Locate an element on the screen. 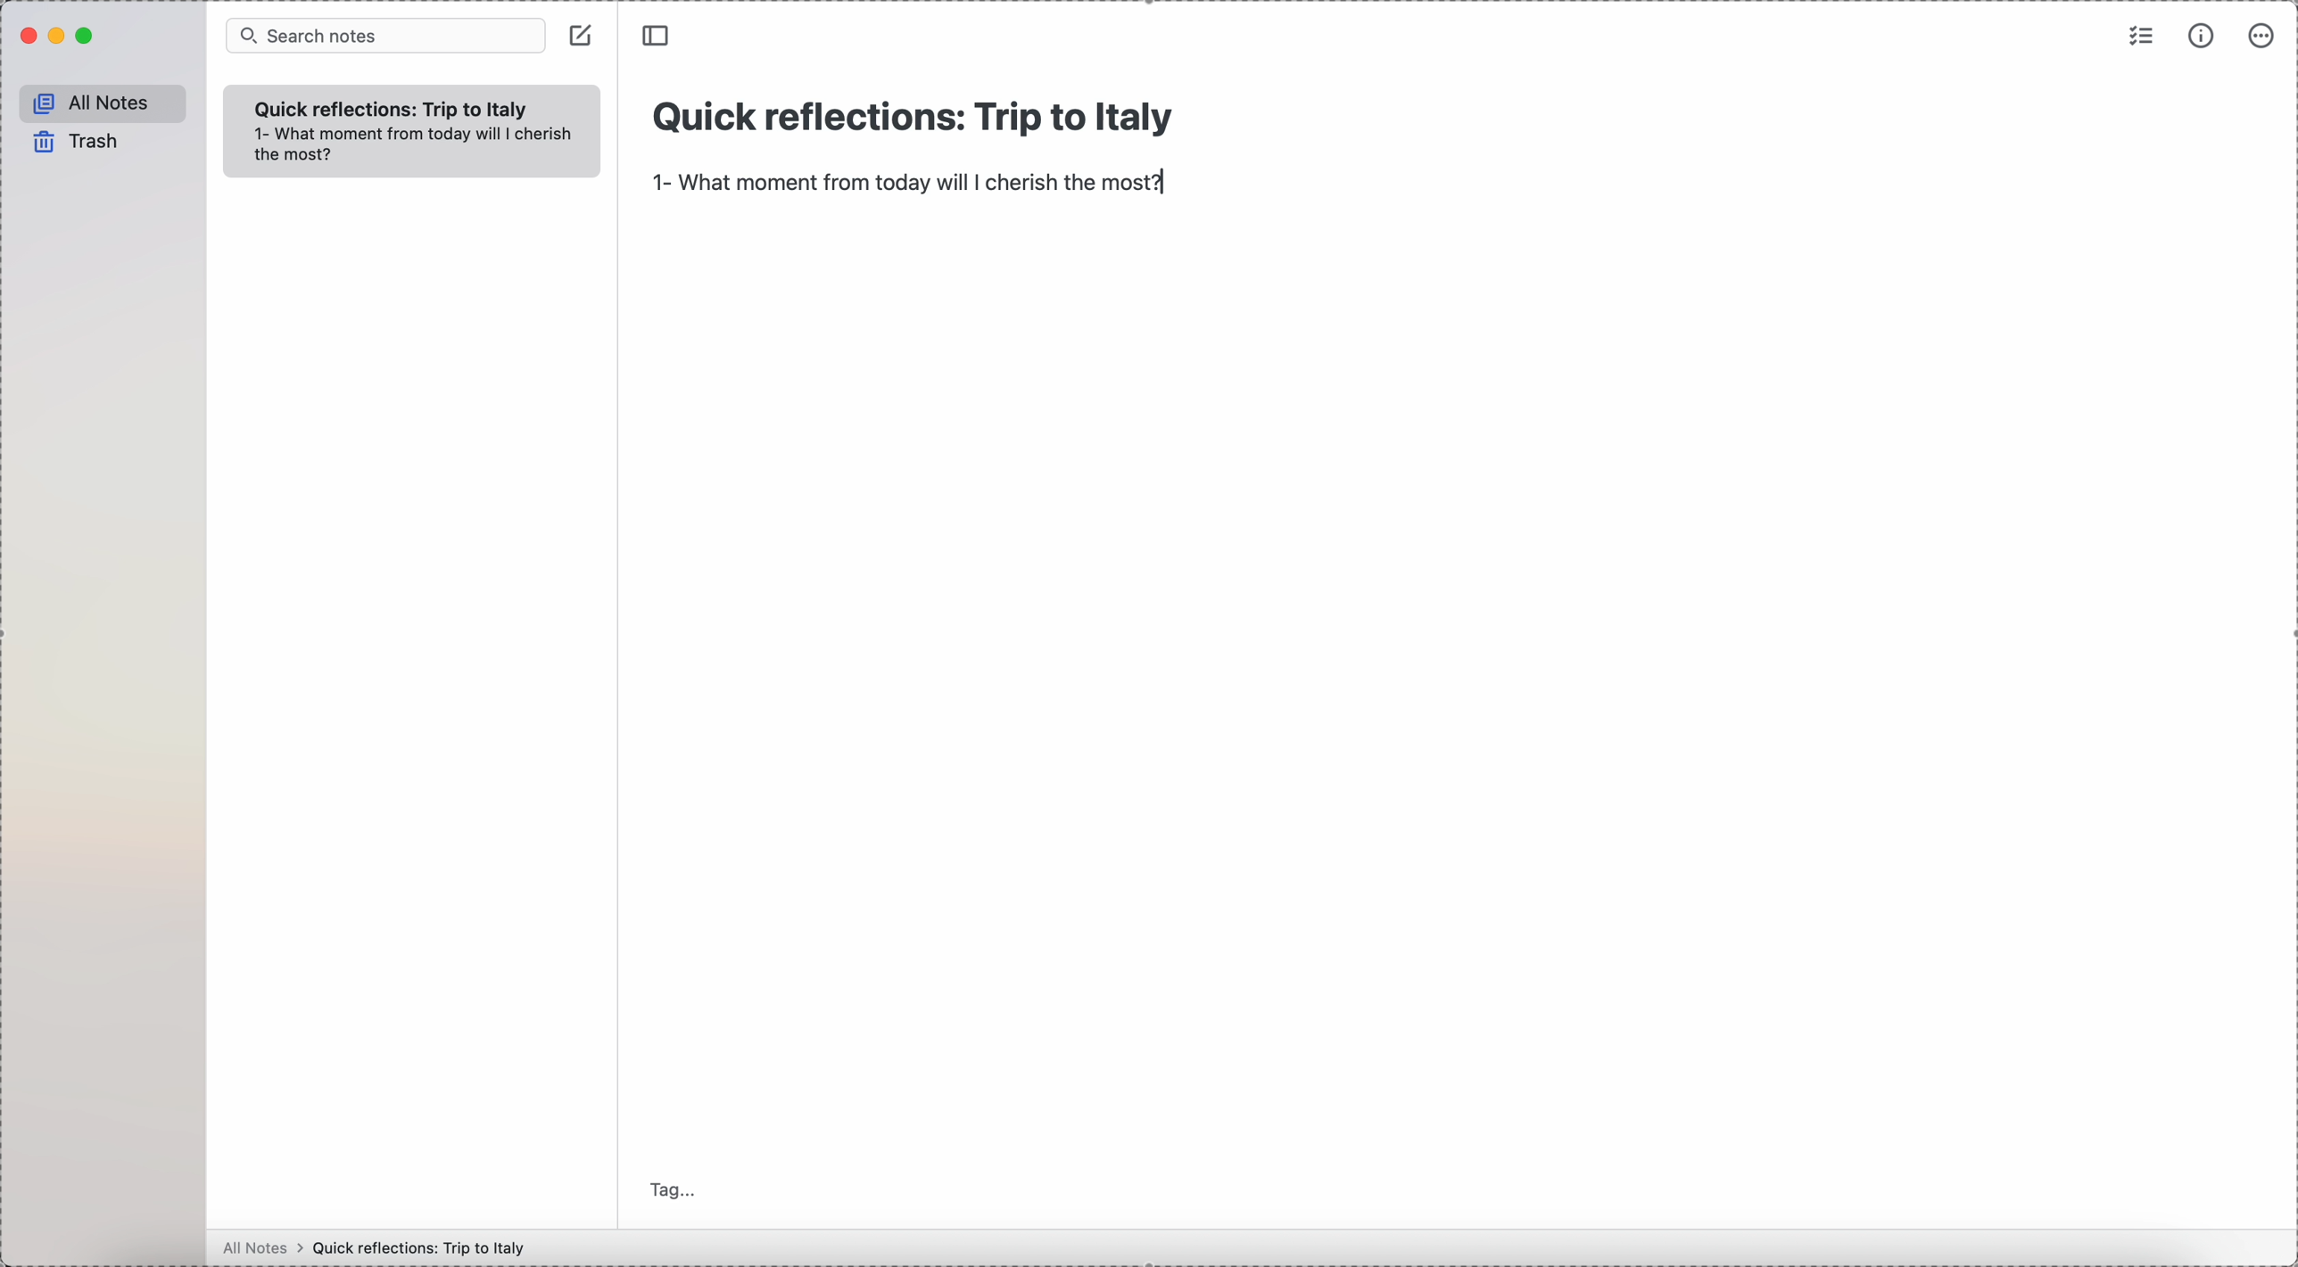 This screenshot has width=2298, height=1267. all notes is located at coordinates (99, 101).